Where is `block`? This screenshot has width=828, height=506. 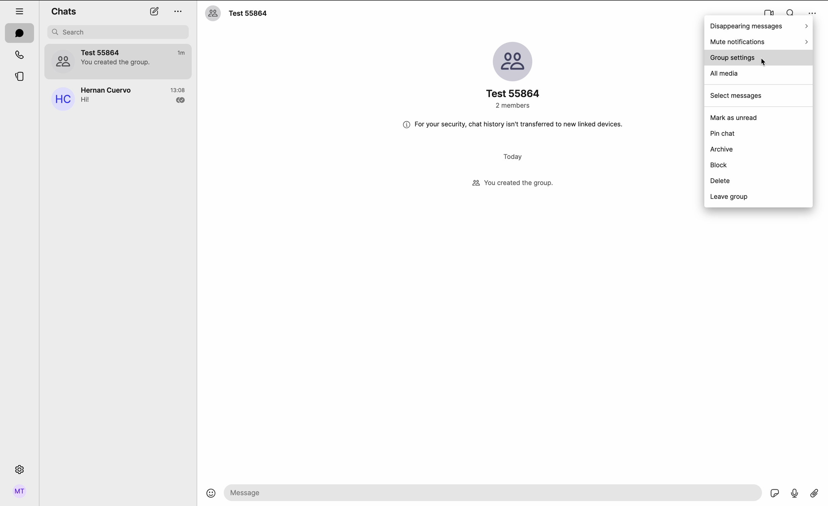
block is located at coordinates (719, 165).